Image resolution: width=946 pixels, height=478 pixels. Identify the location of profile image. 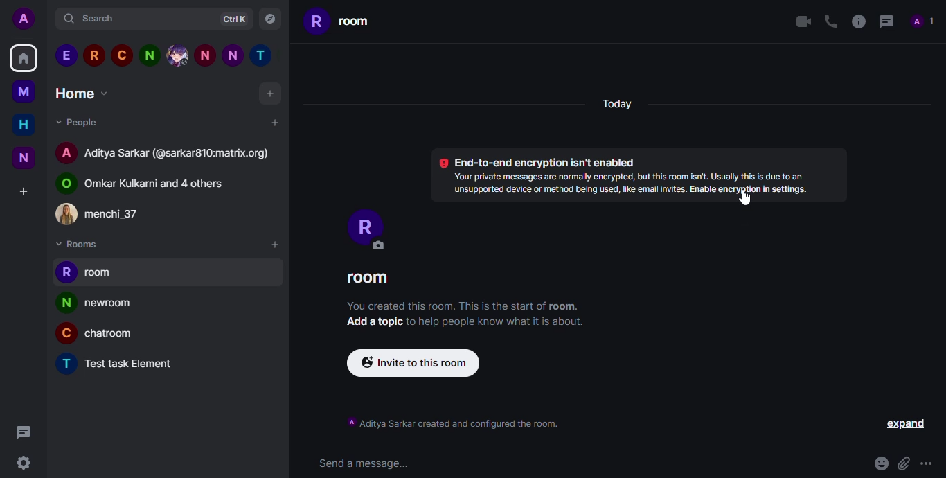
(66, 214).